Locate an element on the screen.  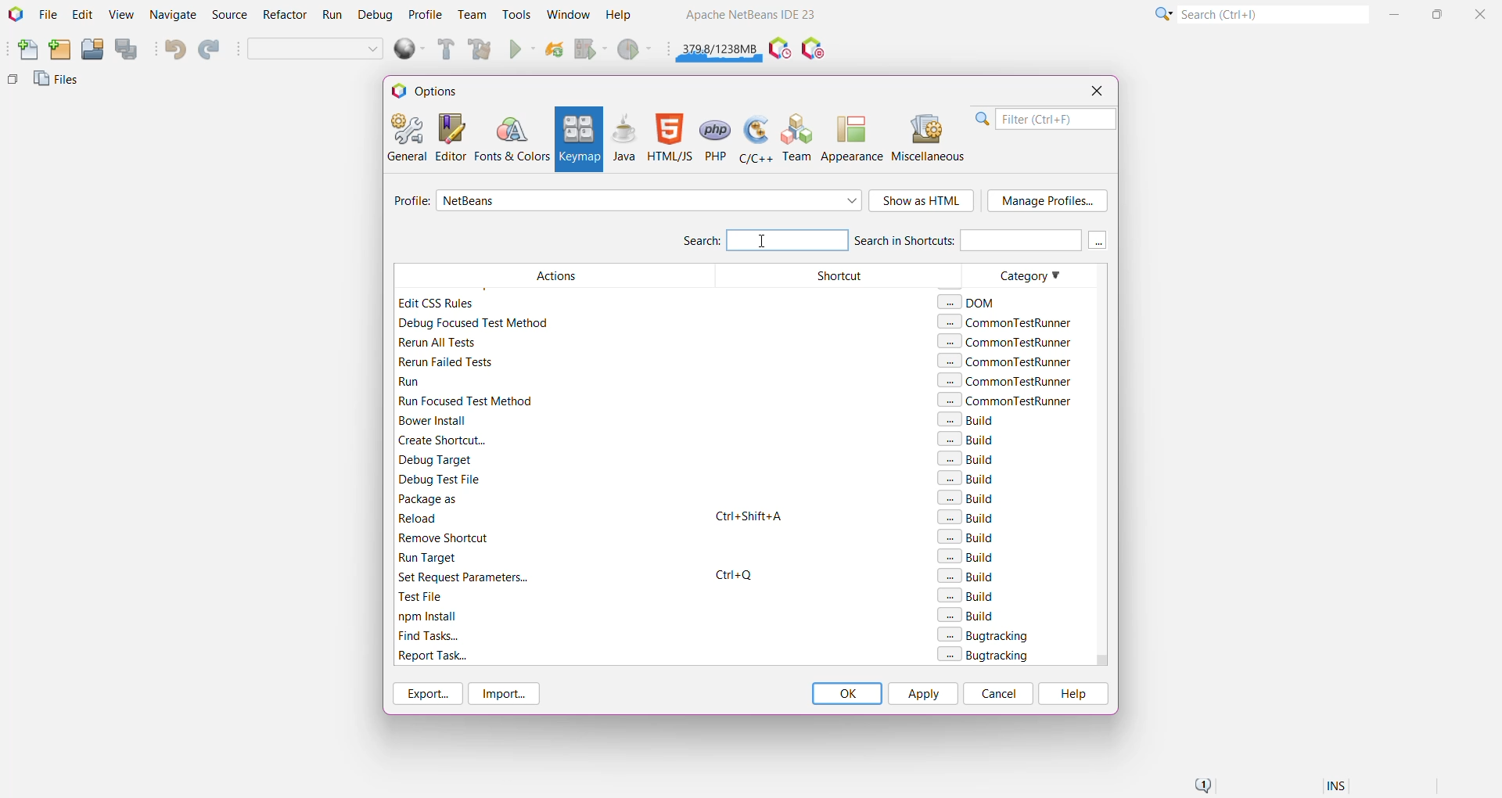
Show as HTML is located at coordinates (922, 202).